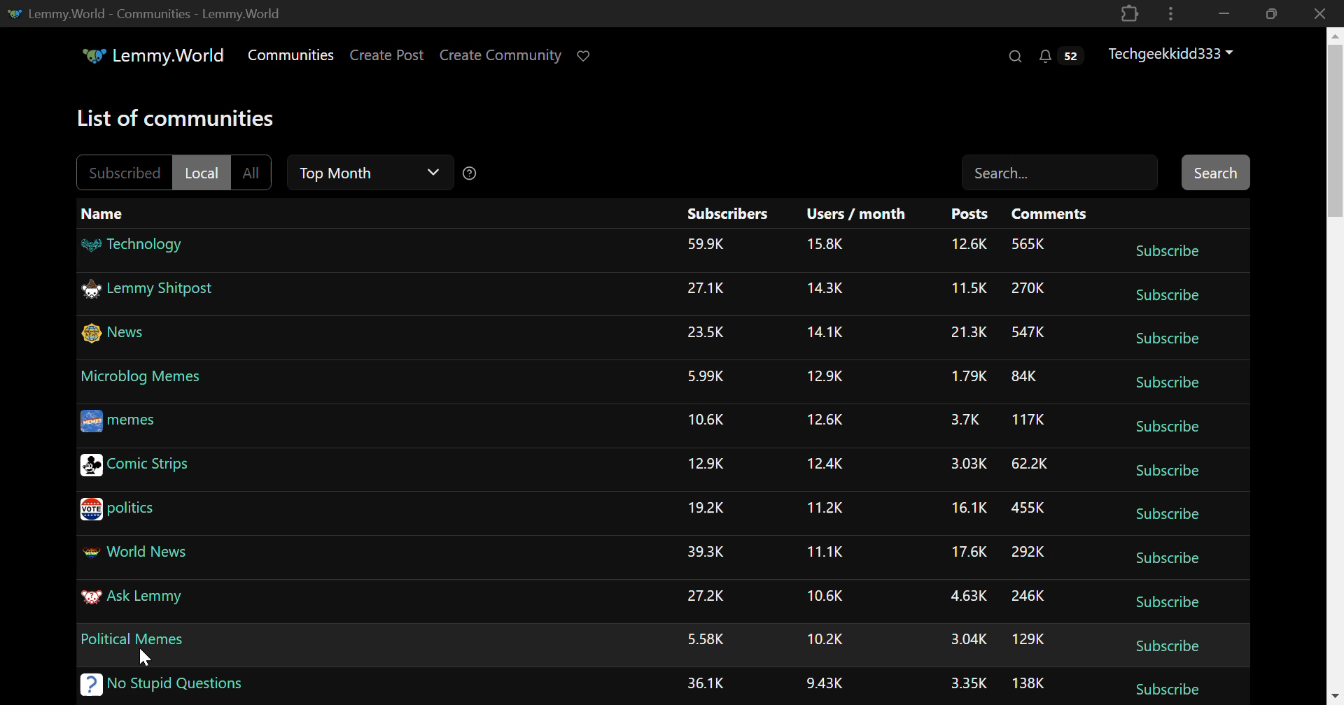  Describe the element at coordinates (829, 638) in the screenshot. I see `Amount` at that location.